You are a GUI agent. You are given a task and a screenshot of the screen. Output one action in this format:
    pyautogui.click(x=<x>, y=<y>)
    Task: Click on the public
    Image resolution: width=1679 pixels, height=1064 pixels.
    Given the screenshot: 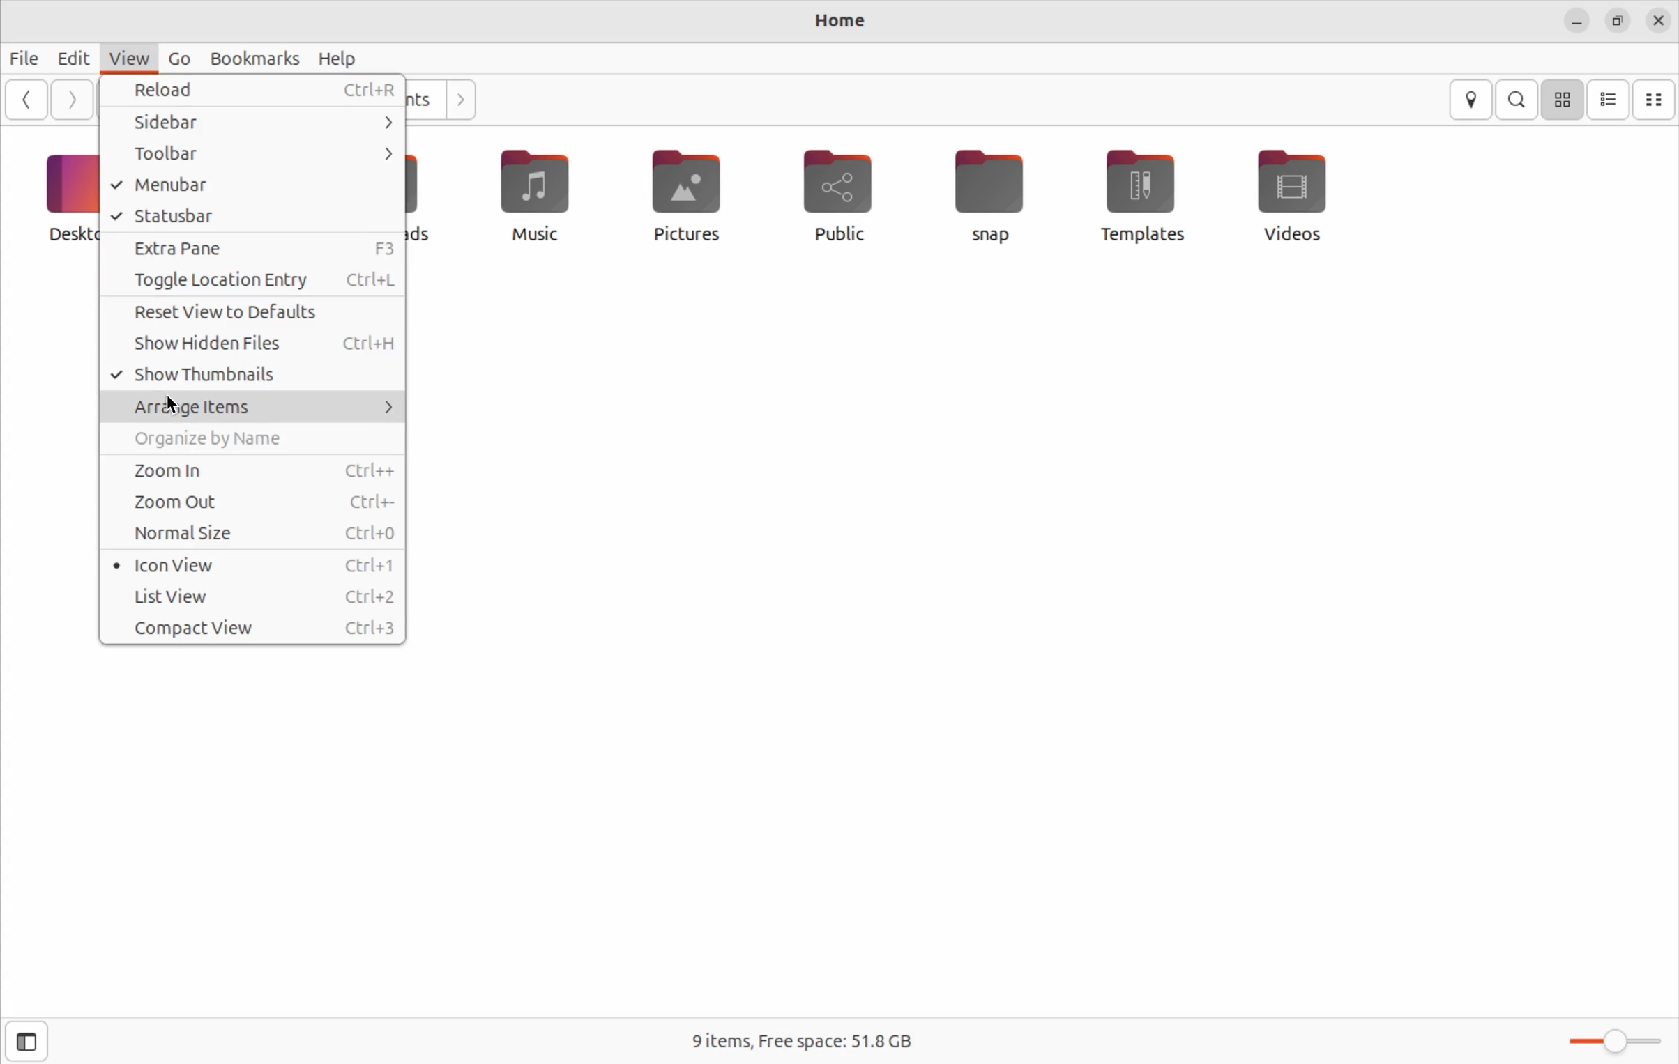 What is the action you would take?
    pyautogui.click(x=833, y=193)
    